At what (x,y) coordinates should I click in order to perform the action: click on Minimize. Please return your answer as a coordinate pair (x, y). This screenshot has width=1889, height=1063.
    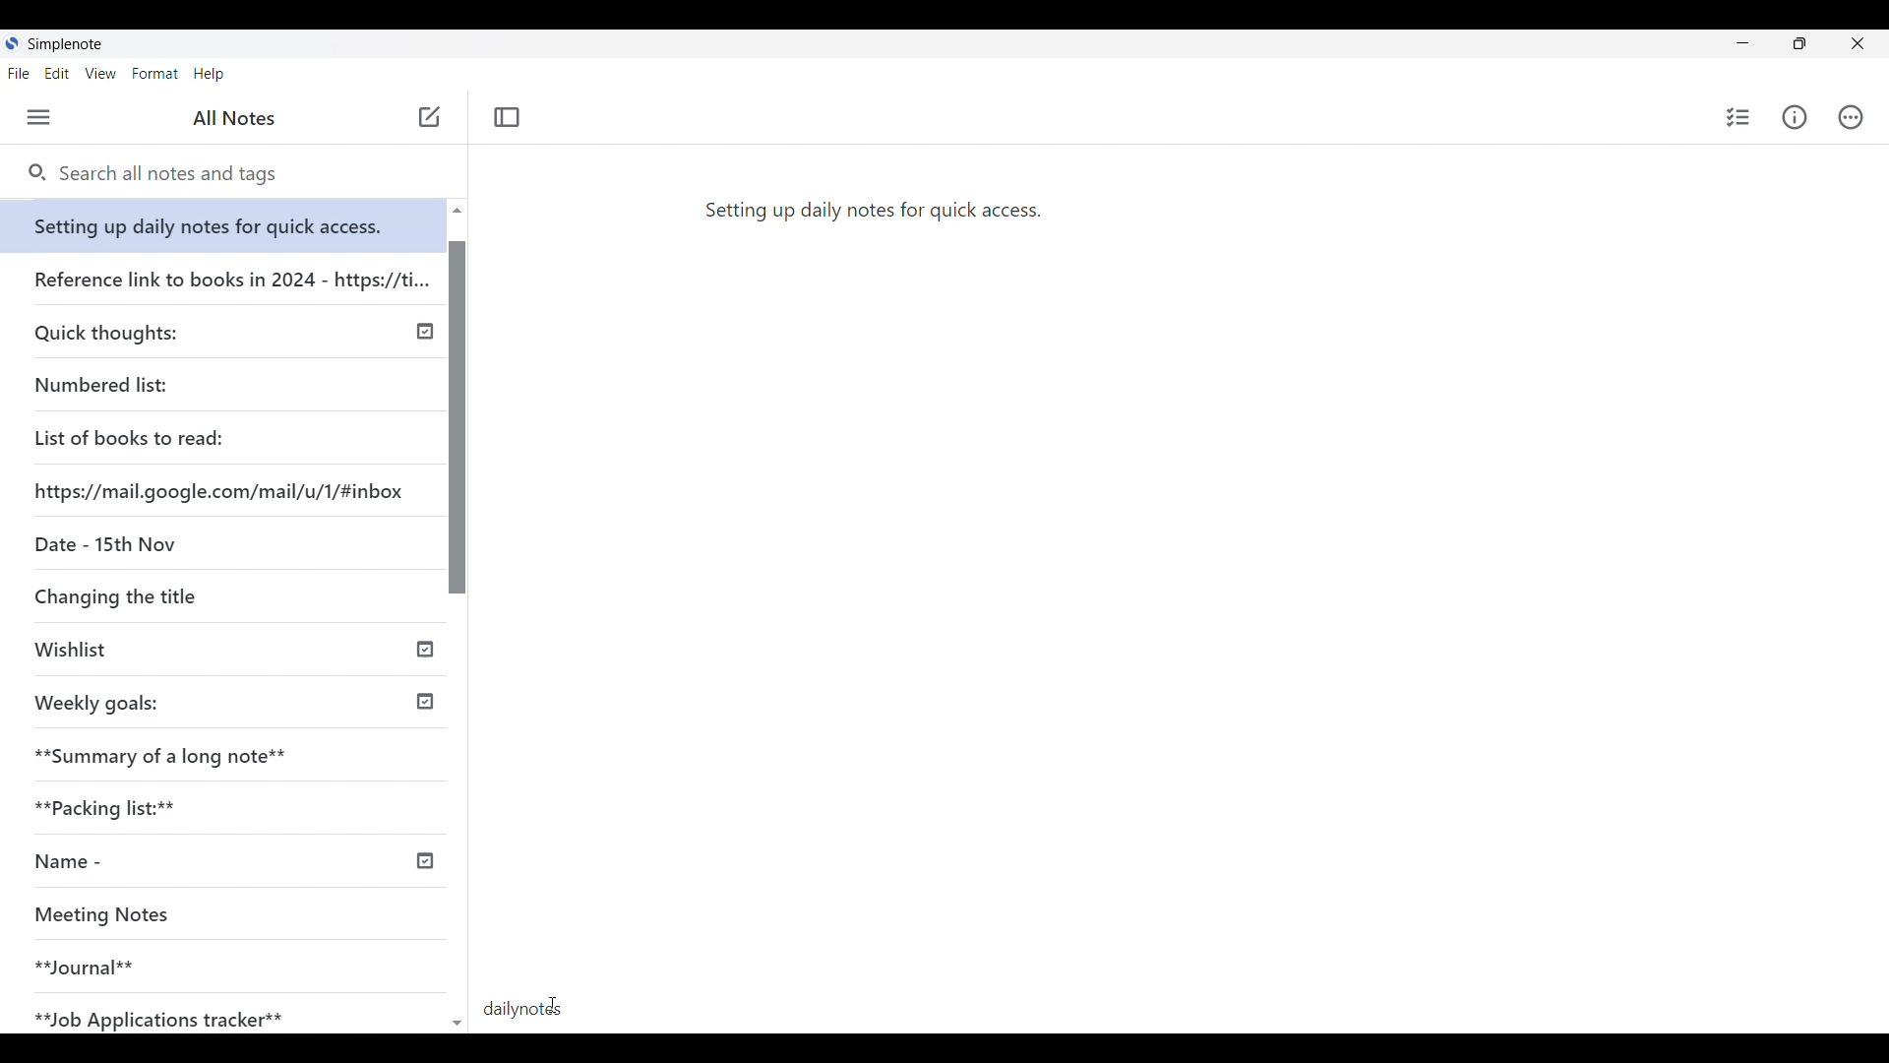
    Looking at the image, I should click on (1742, 42).